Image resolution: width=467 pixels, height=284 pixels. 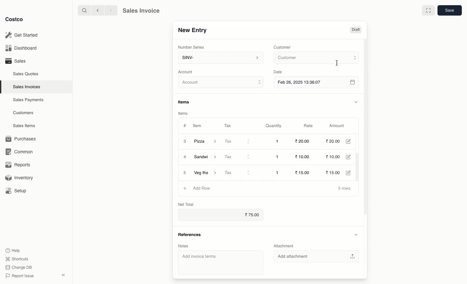 I want to click on 1, so click(x=278, y=172).